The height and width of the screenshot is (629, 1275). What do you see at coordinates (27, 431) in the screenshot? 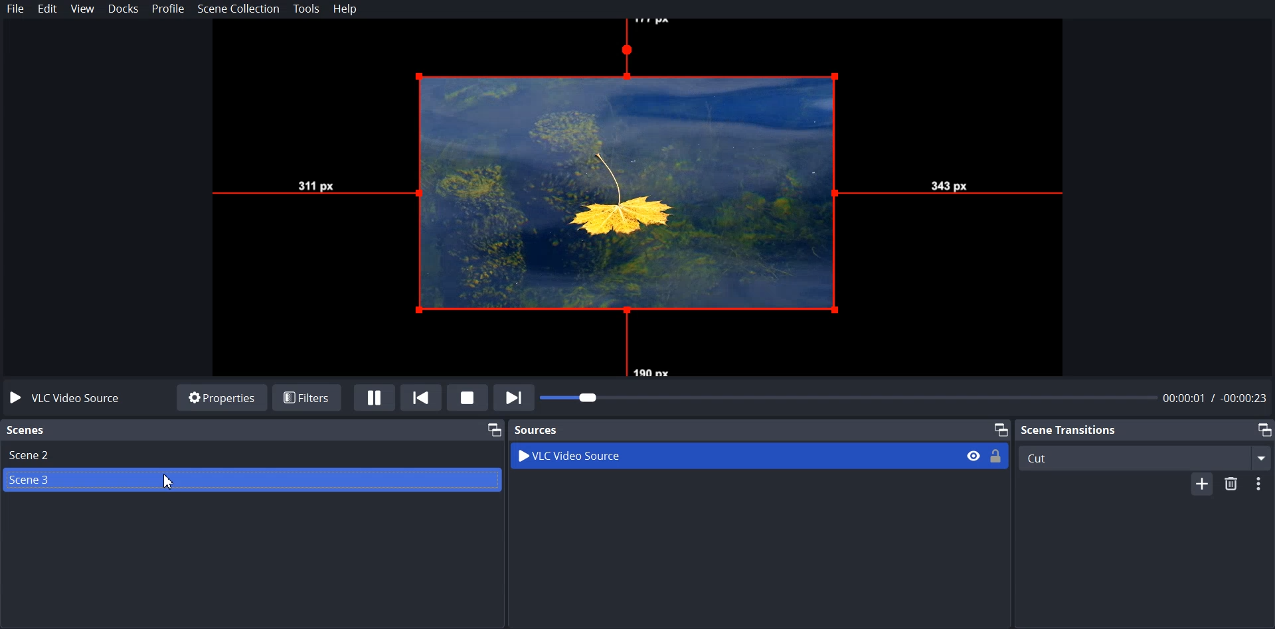
I see `Scene` at bounding box center [27, 431].